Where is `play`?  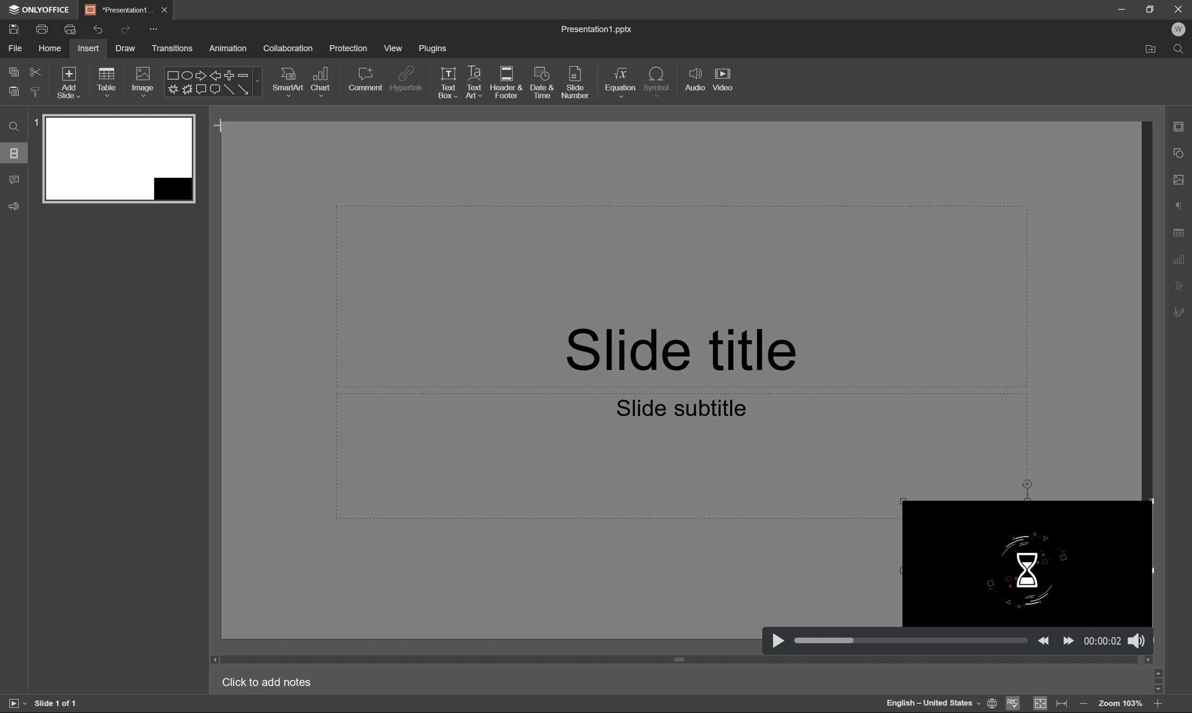 play is located at coordinates (778, 639).